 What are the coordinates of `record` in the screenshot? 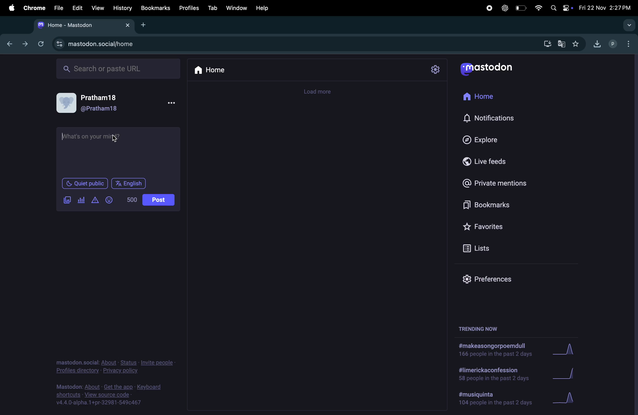 It's located at (491, 8).